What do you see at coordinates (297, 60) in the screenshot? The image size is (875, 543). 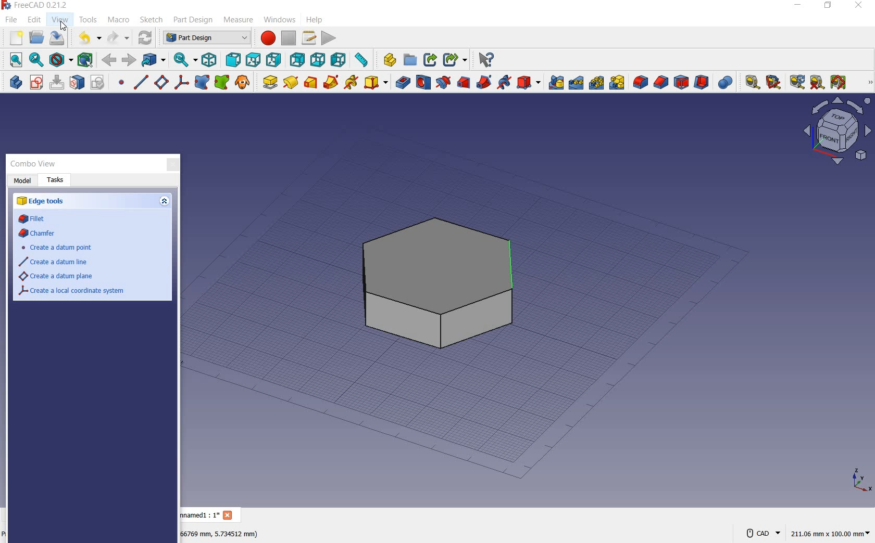 I see `rear` at bounding box center [297, 60].